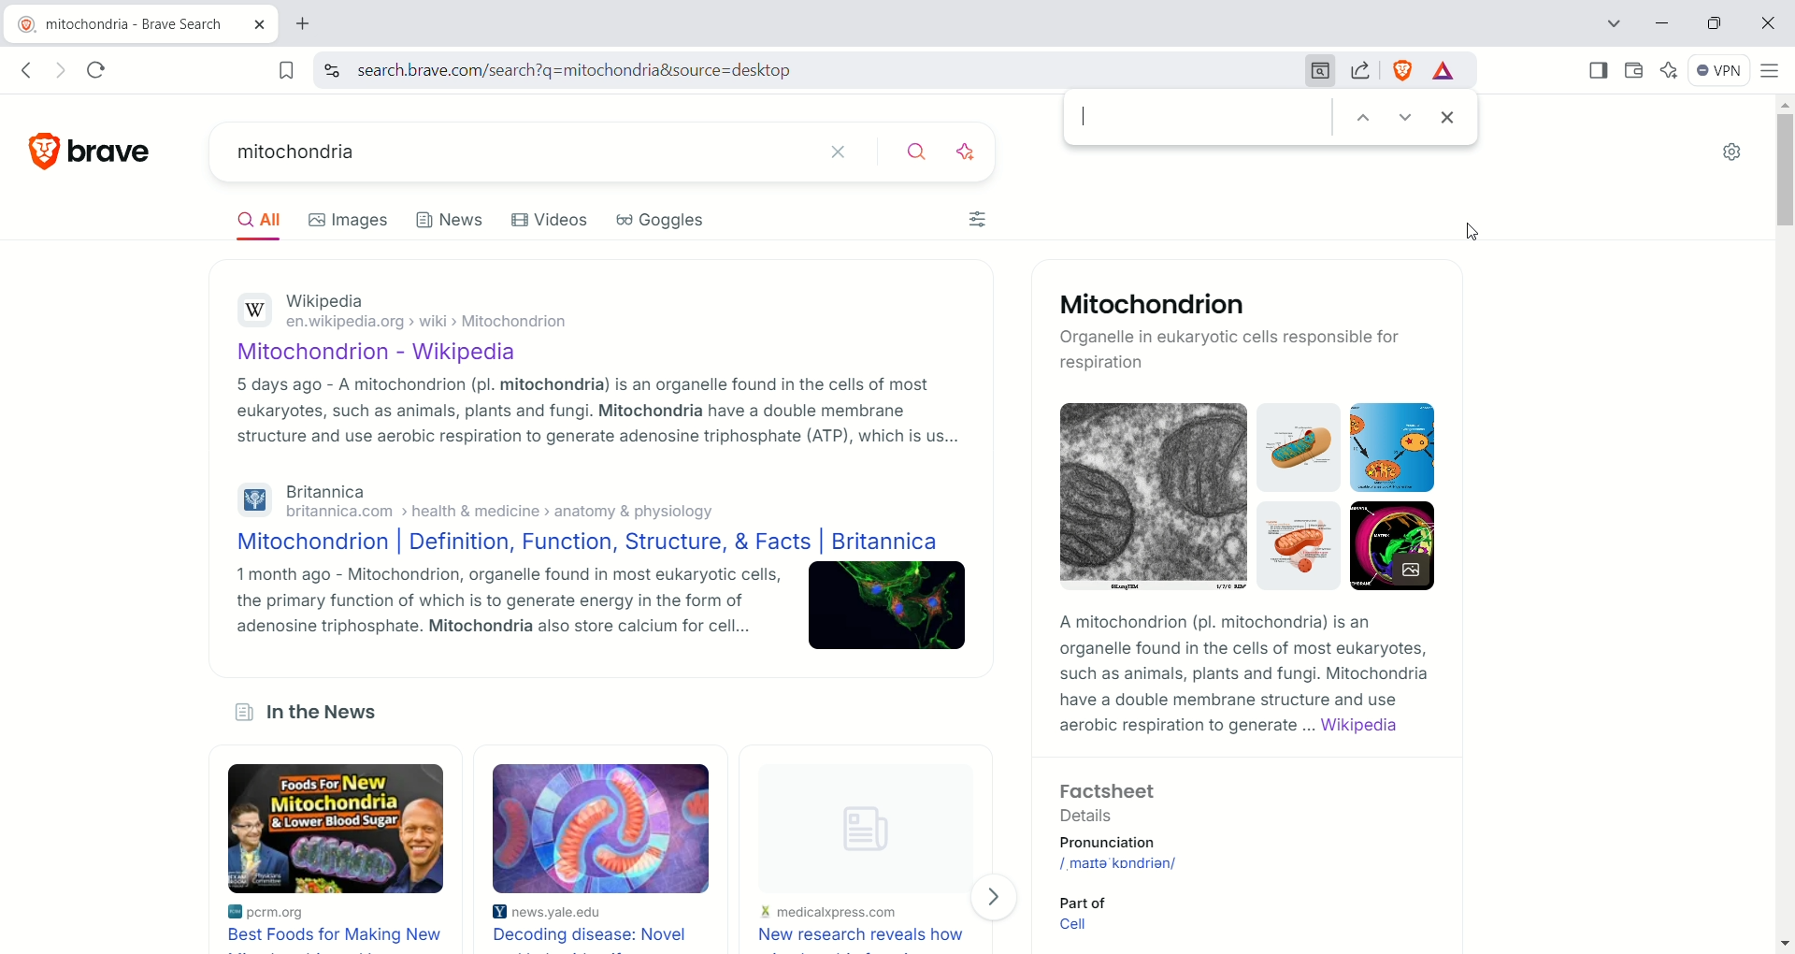  I want to click on settings, so click(1730, 152).